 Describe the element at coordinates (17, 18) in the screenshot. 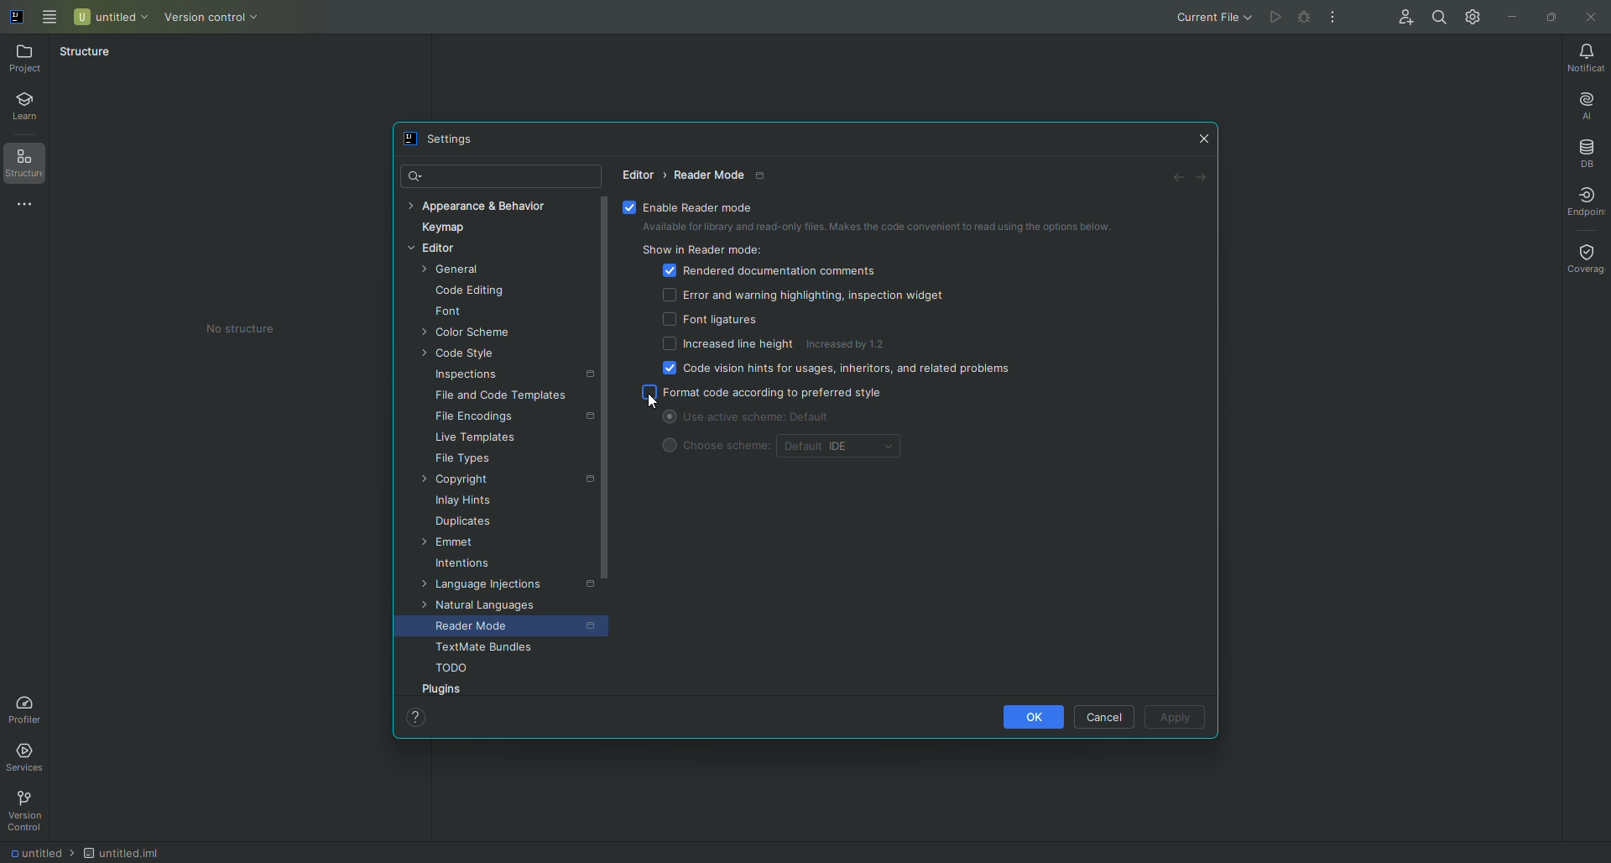

I see `logo` at that location.